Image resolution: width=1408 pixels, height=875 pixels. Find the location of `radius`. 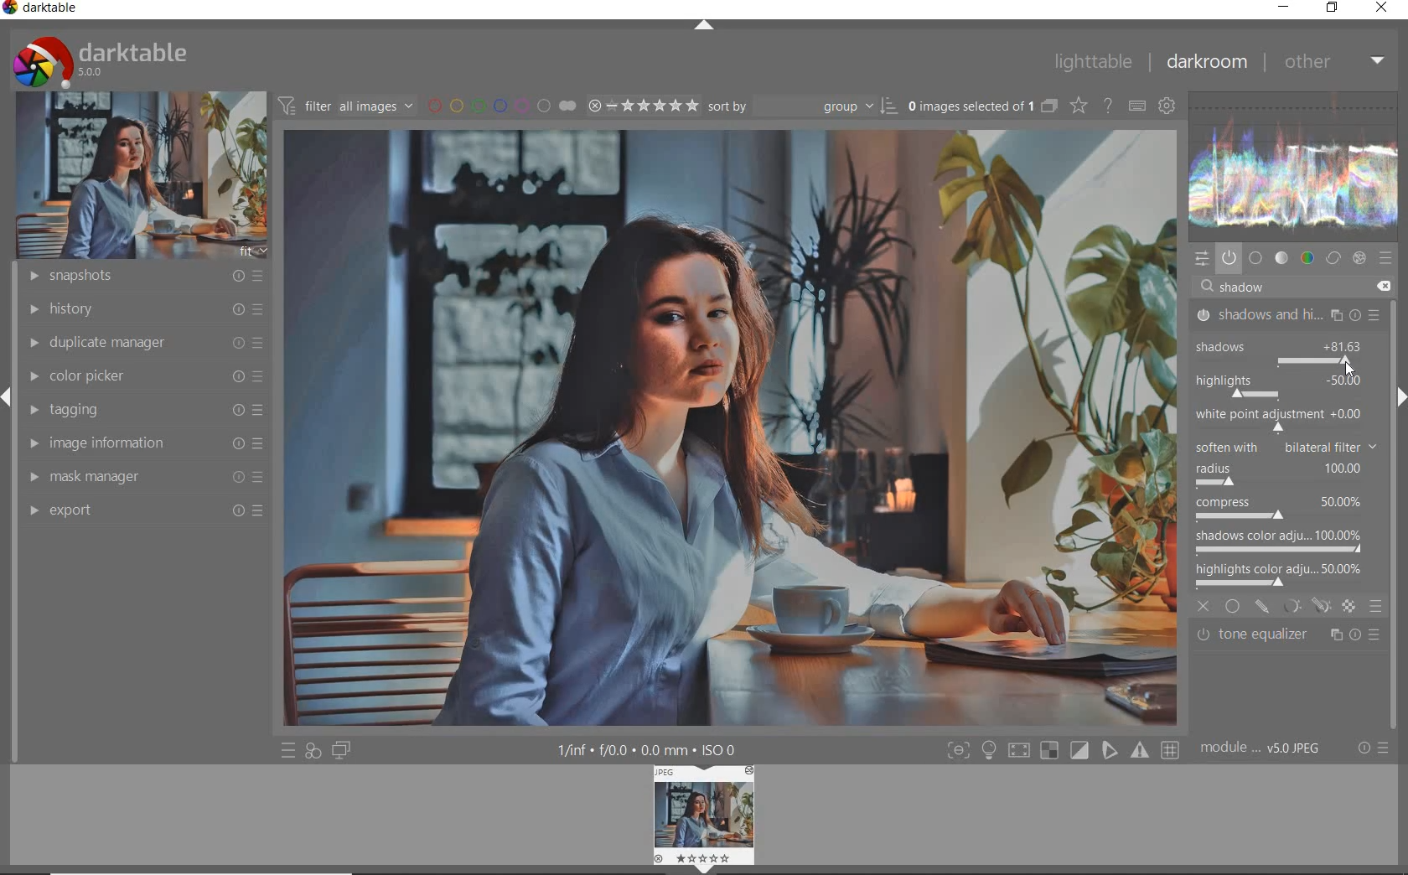

radius is located at coordinates (1278, 474).